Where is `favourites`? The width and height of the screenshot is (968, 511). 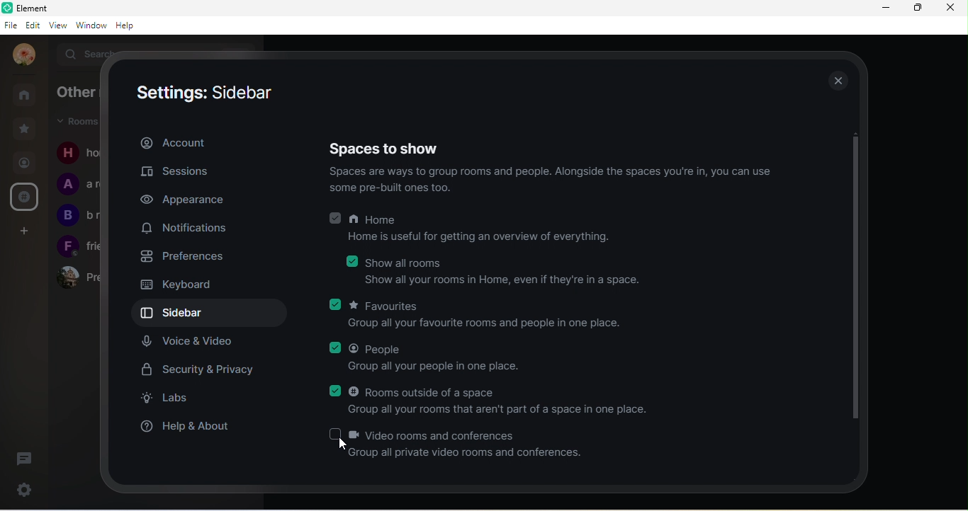
favourites is located at coordinates (26, 127).